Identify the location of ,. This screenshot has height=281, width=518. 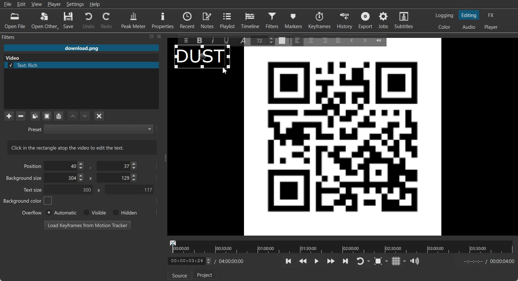
(91, 167).